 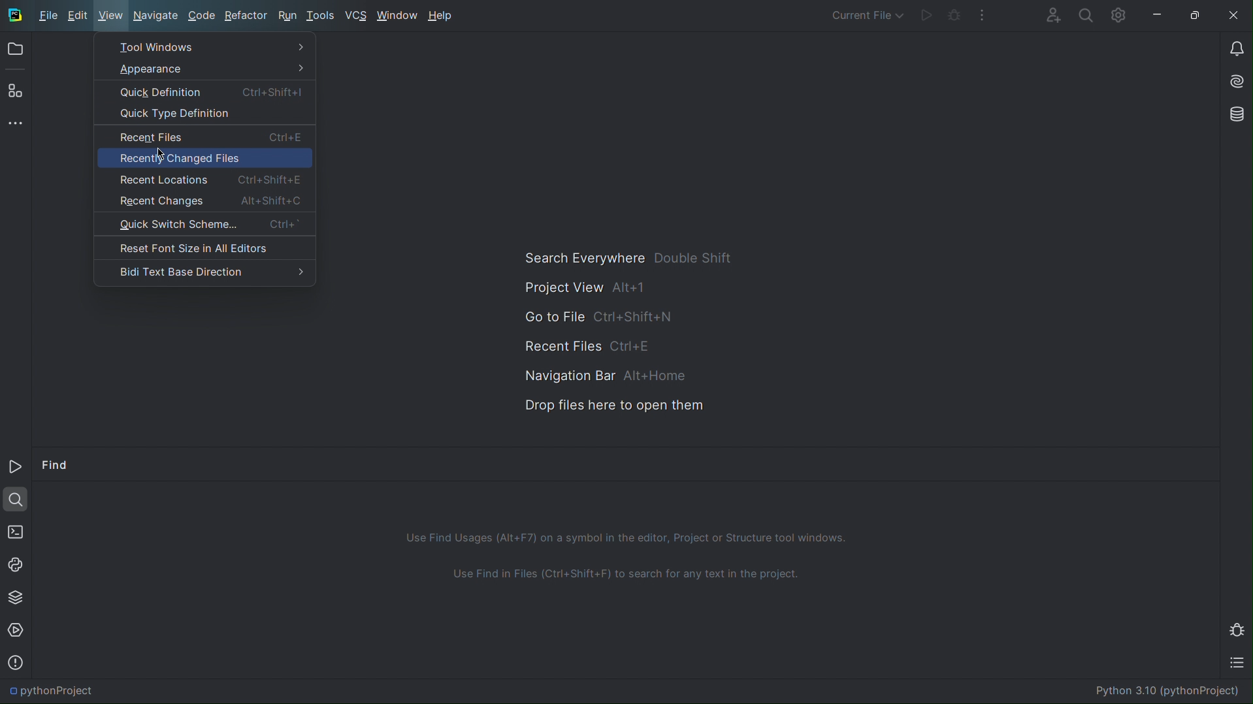 I want to click on Quick Switch Scheme, so click(x=204, y=226).